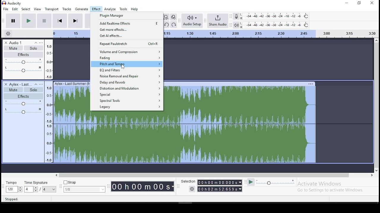 The height and width of the screenshot is (213, 380). What do you see at coordinates (25, 104) in the screenshot?
I see `volume` at bounding box center [25, 104].